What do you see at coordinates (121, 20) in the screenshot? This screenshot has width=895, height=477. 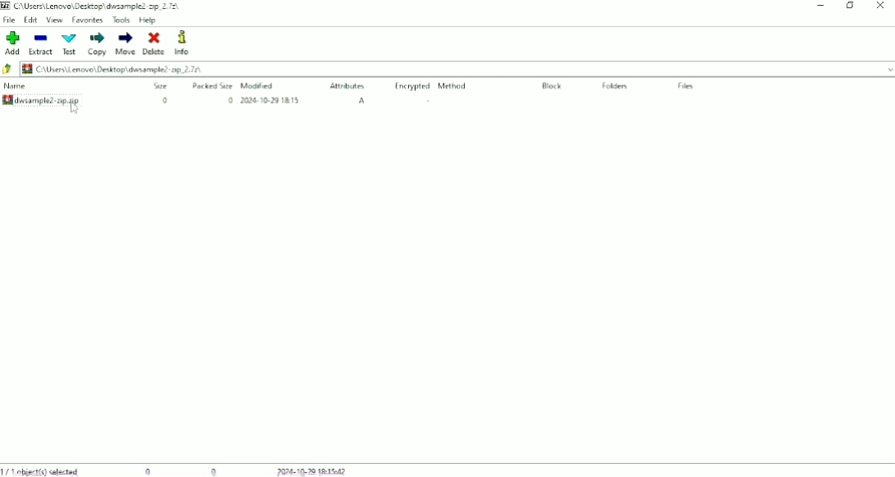 I see `Tools` at bounding box center [121, 20].